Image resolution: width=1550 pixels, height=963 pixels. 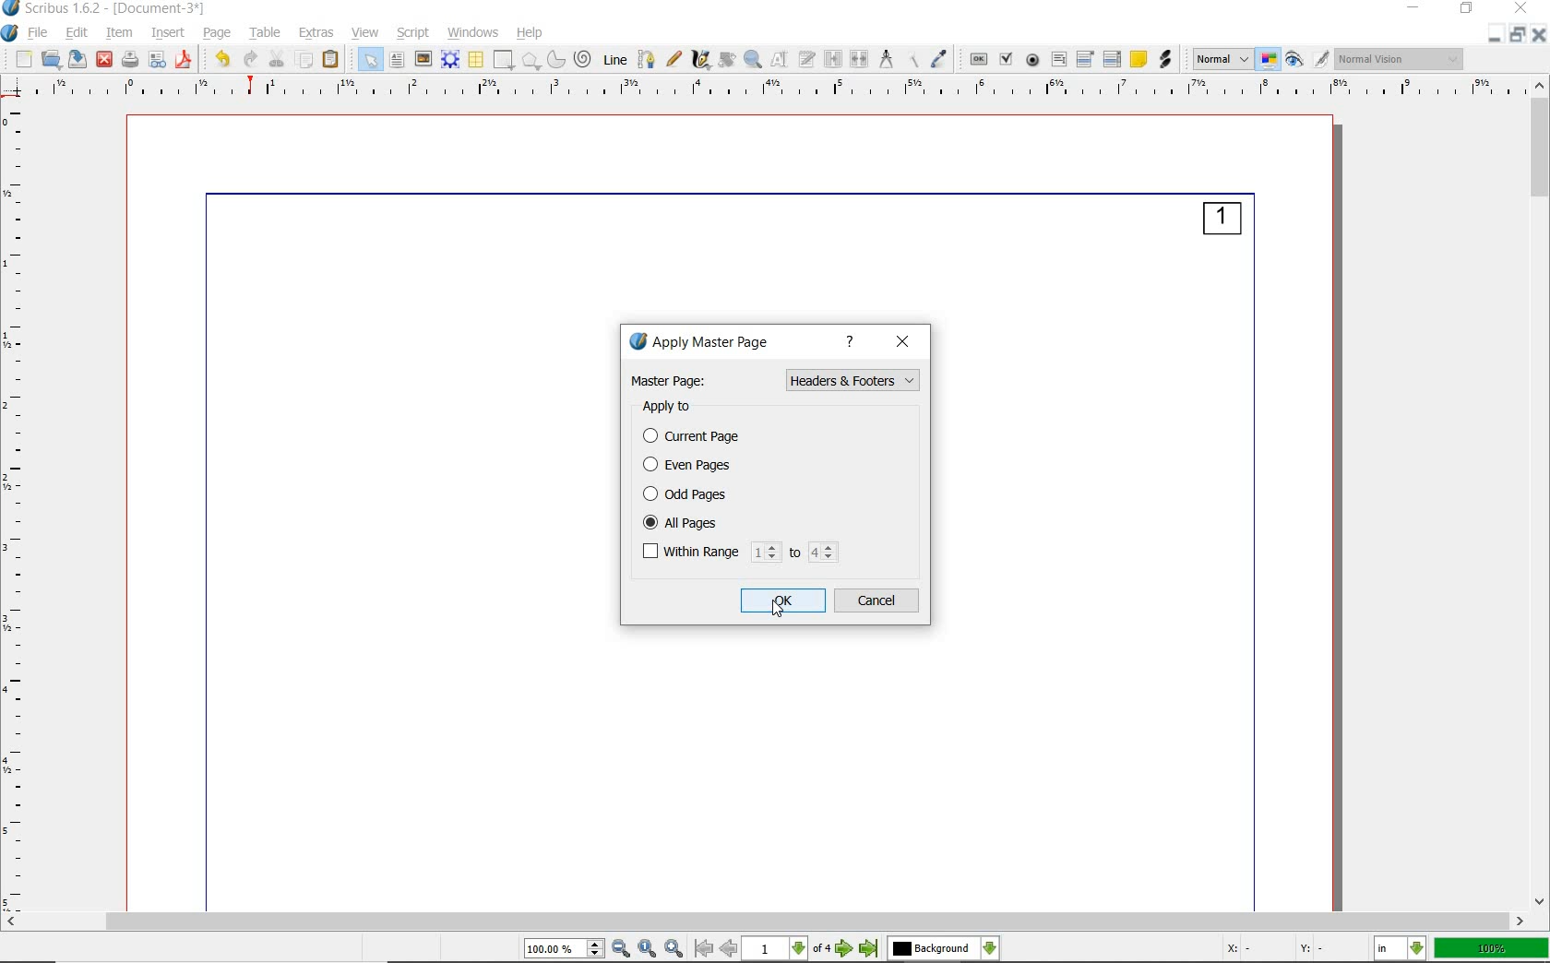 What do you see at coordinates (76, 32) in the screenshot?
I see `edit` at bounding box center [76, 32].